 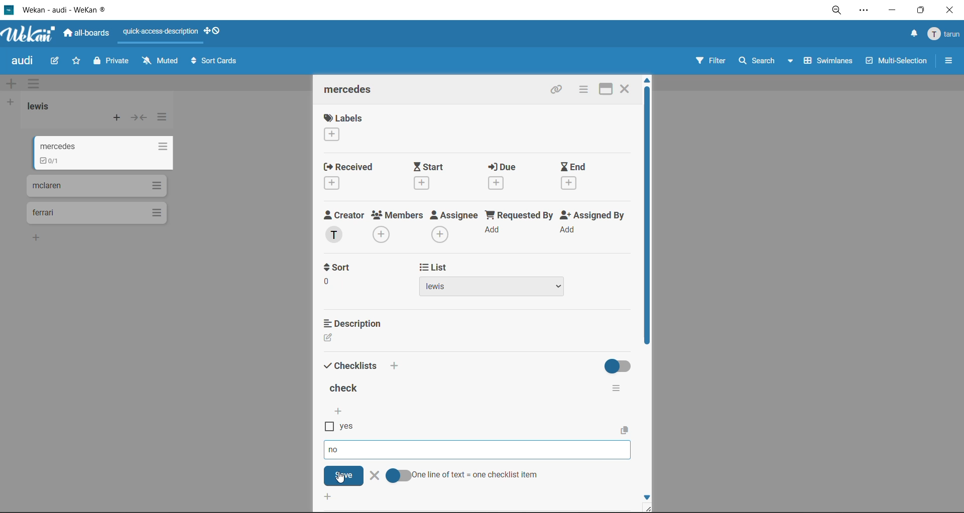 I want to click on card actions, so click(x=581, y=90).